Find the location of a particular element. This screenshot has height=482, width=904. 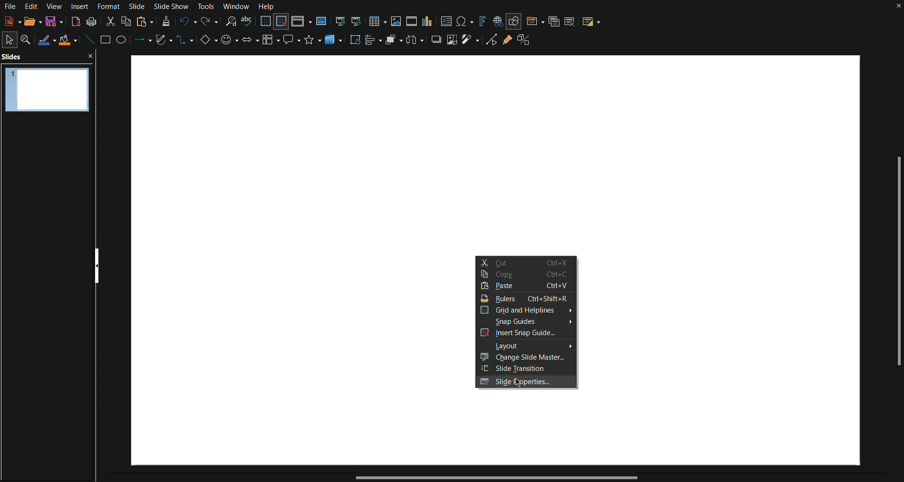

Show Draw Functions is located at coordinates (514, 20).